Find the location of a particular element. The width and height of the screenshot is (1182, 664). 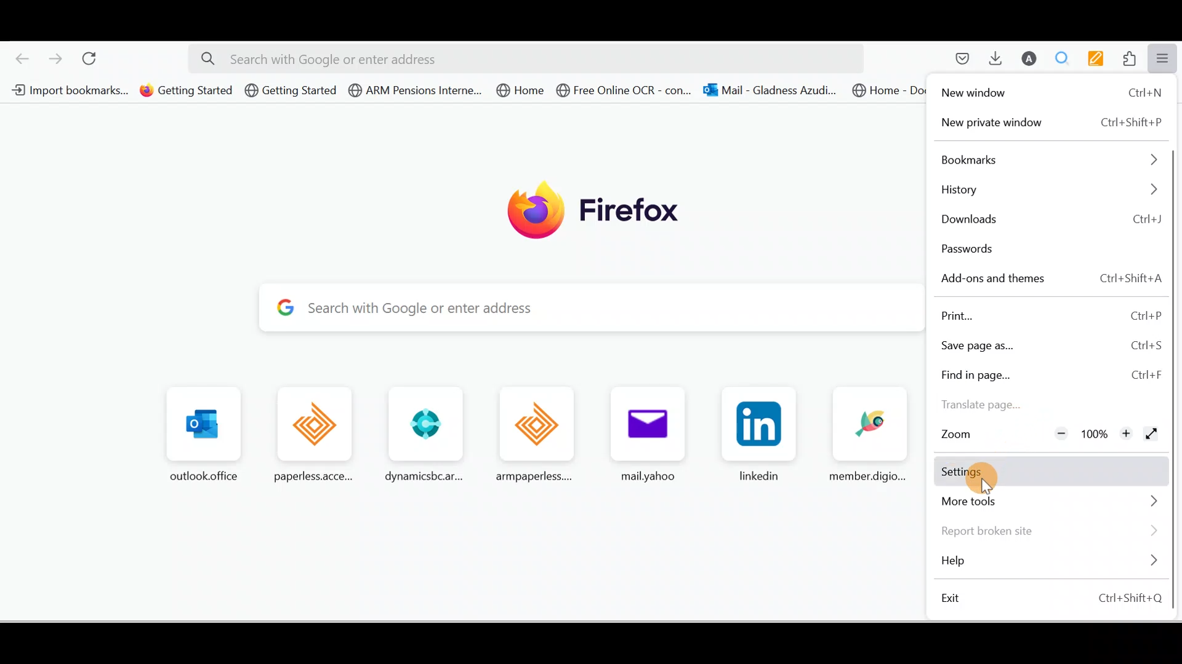

Add-ons and themes  Ctrl+Shift+A is located at coordinates (1048, 279).